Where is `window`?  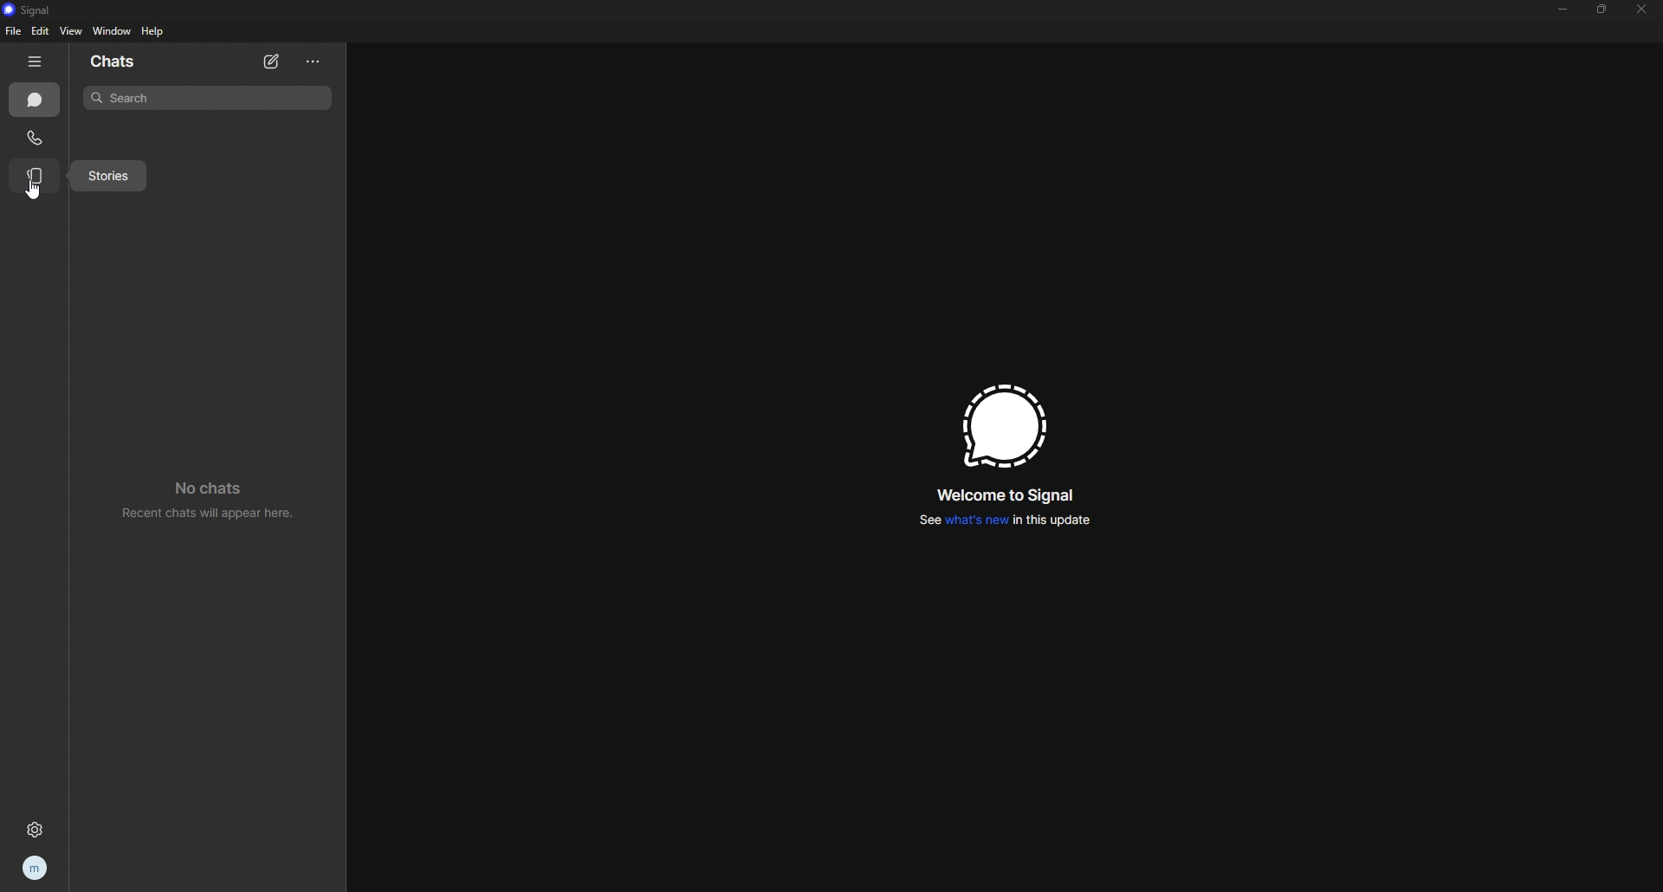
window is located at coordinates (114, 32).